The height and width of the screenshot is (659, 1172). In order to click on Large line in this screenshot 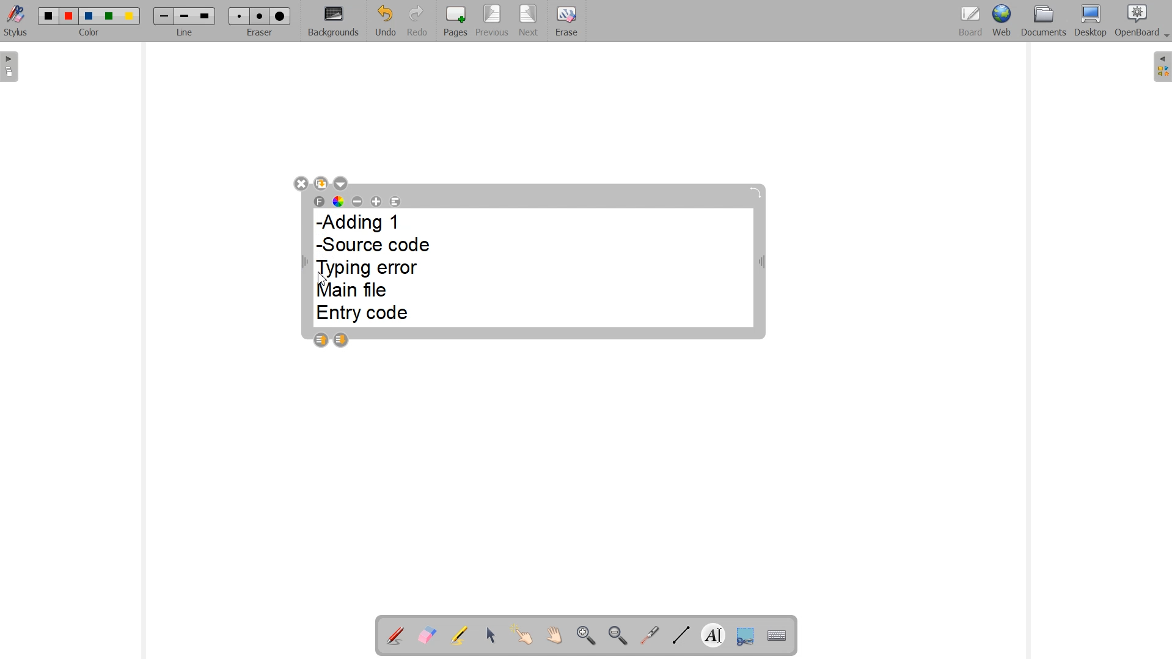, I will do `click(206, 16)`.